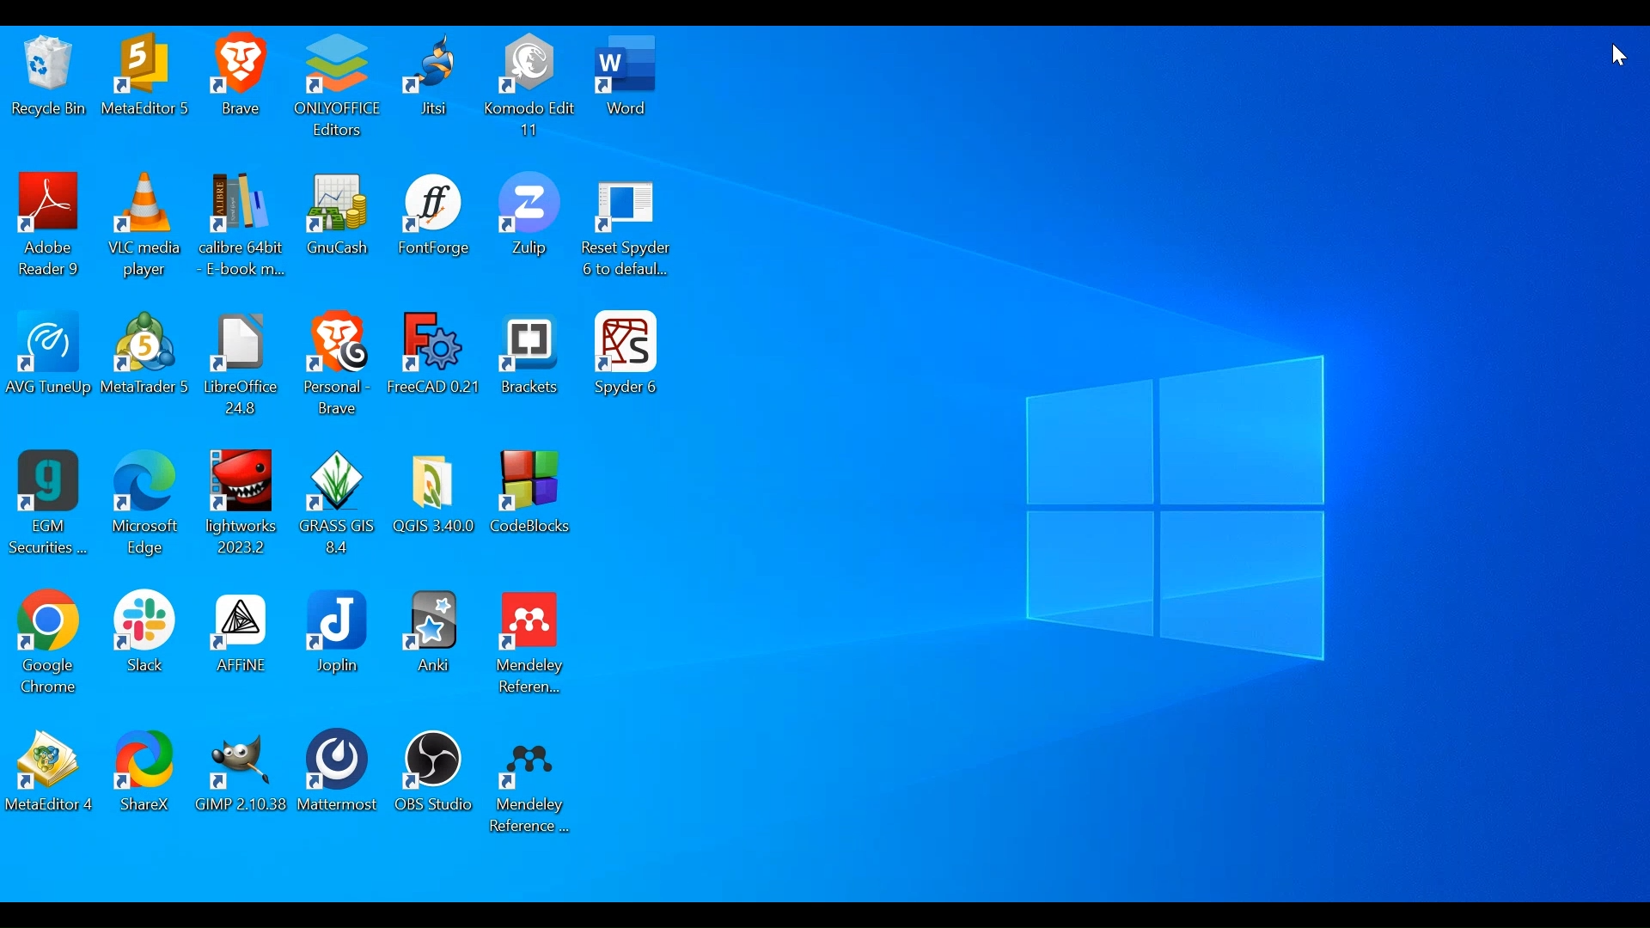  Describe the element at coordinates (50, 778) in the screenshot. I see `MetaEditor 4` at that location.